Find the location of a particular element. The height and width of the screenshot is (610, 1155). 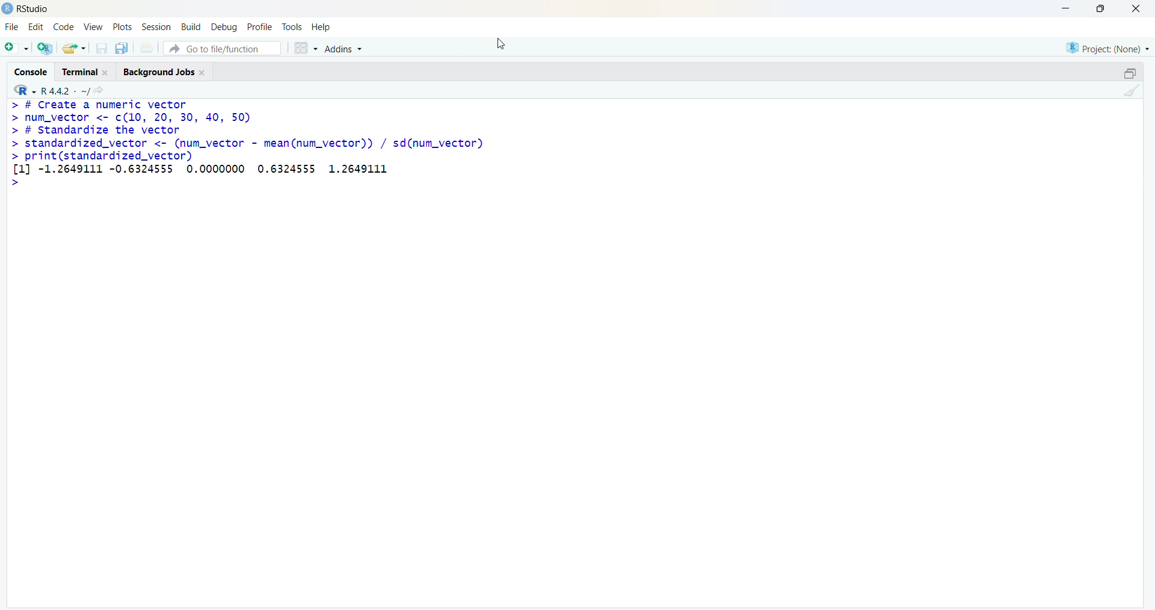

plots is located at coordinates (122, 26).